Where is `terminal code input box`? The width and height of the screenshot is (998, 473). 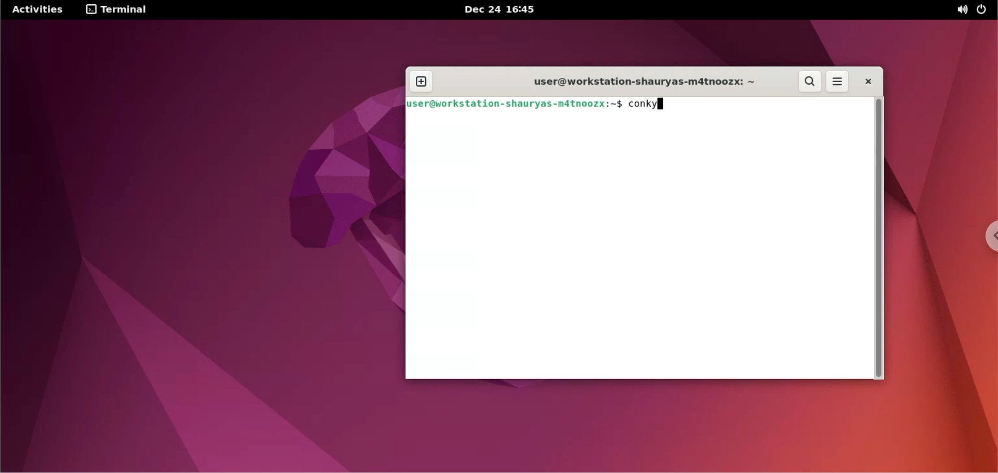
terminal code input box is located at coordinates (638, 247).